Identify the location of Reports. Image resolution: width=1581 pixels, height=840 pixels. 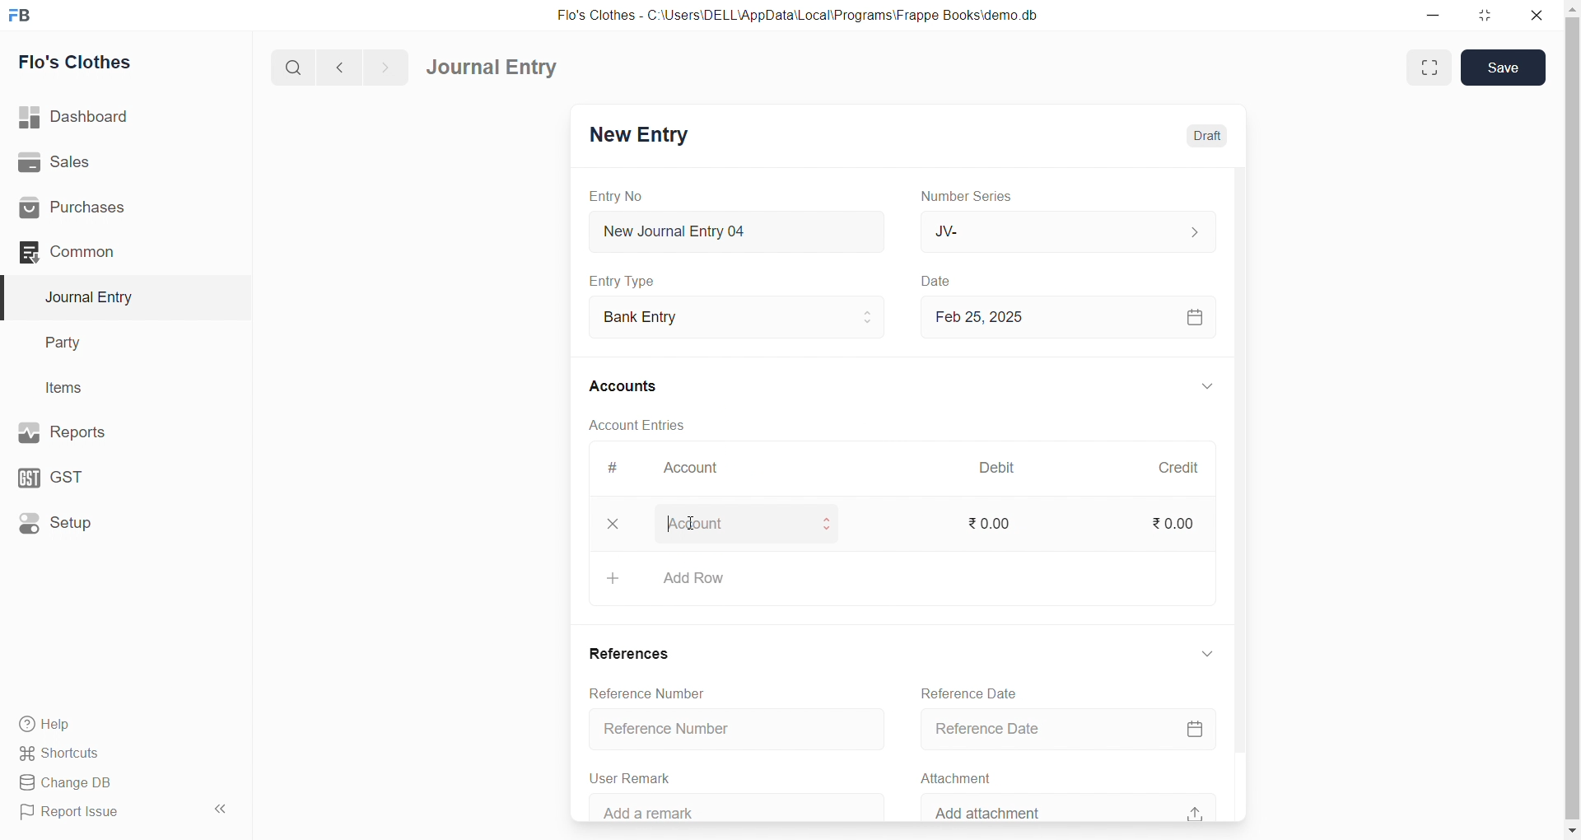
(115, 431).